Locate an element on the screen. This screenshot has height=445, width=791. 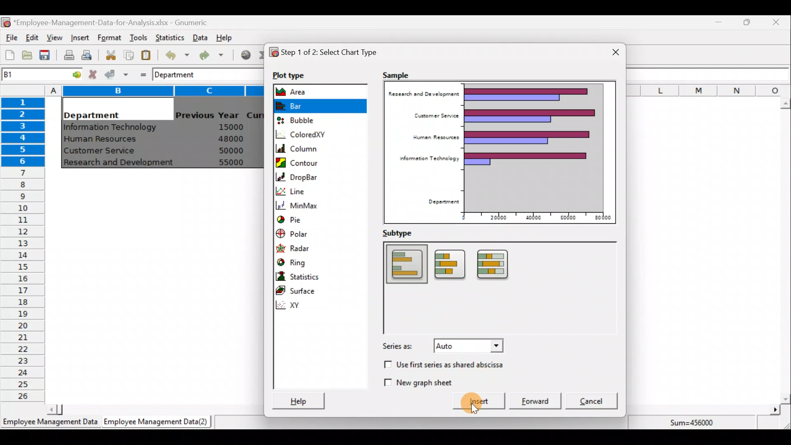
Close is located at coordinates (775, 23).